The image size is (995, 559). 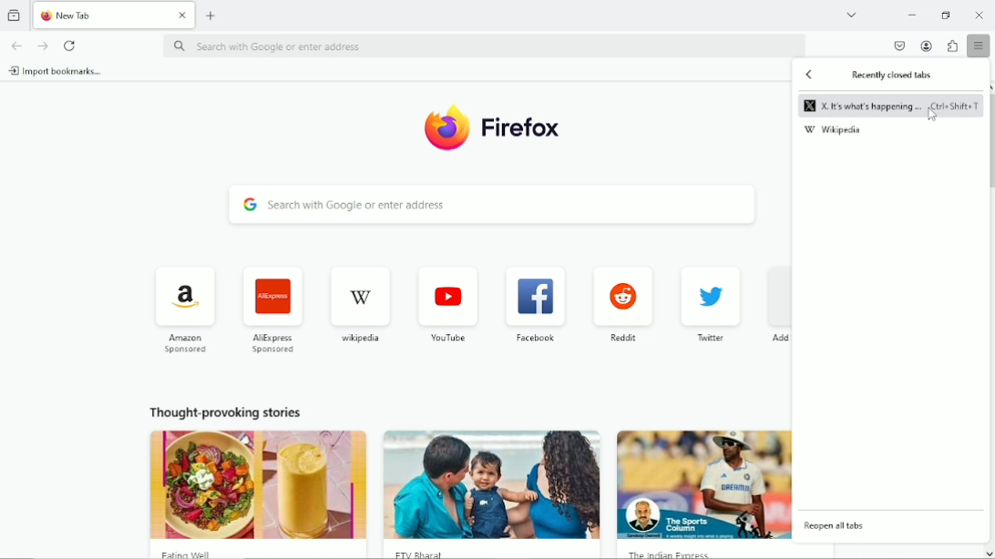 I want to click on search with Google or enter address, so click(x=491, y=208).